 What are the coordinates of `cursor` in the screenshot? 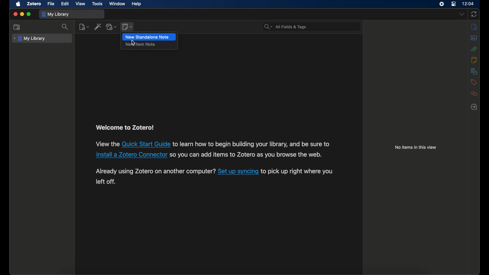 It's located at (133, 43).